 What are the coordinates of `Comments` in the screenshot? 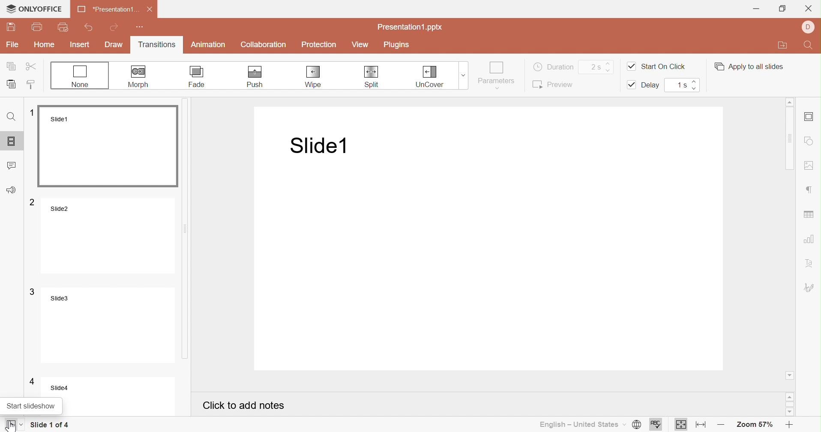 It's located at (11, 165).